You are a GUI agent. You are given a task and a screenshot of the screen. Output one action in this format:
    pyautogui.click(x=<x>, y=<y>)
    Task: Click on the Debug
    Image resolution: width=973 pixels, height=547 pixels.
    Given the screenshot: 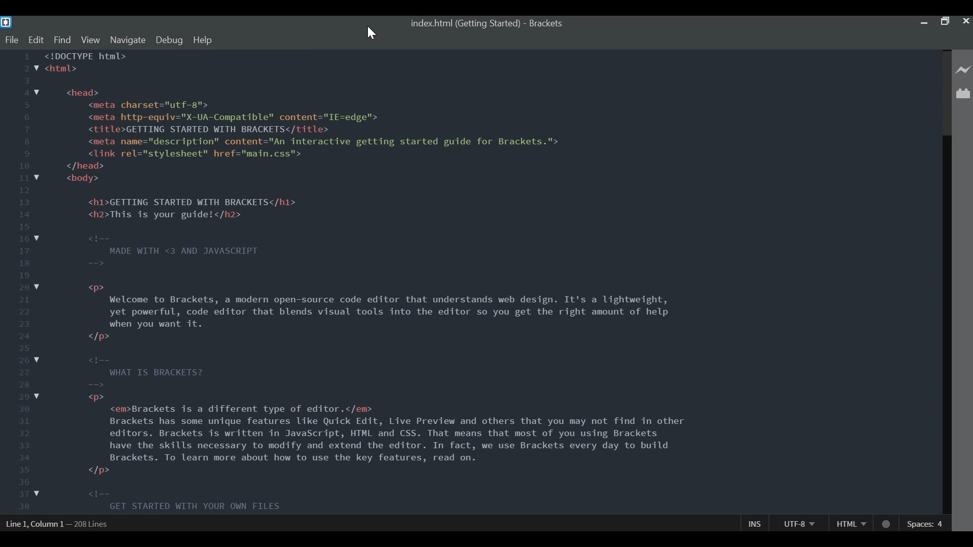 What is the action you would take?
    pyautogui.click(x=170, y=41)
    